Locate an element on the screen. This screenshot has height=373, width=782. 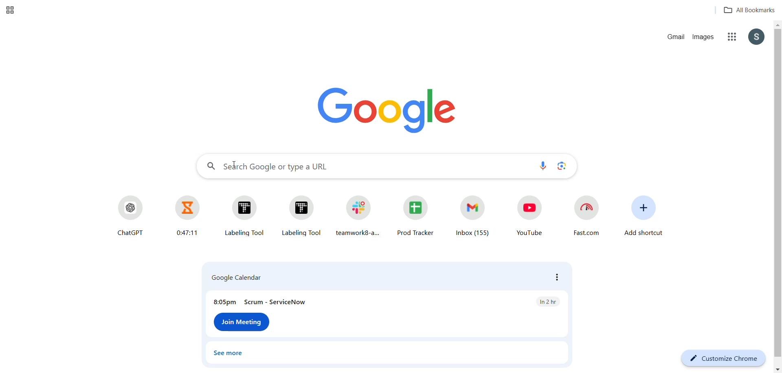
cursor is located at coordinates (234, 165).